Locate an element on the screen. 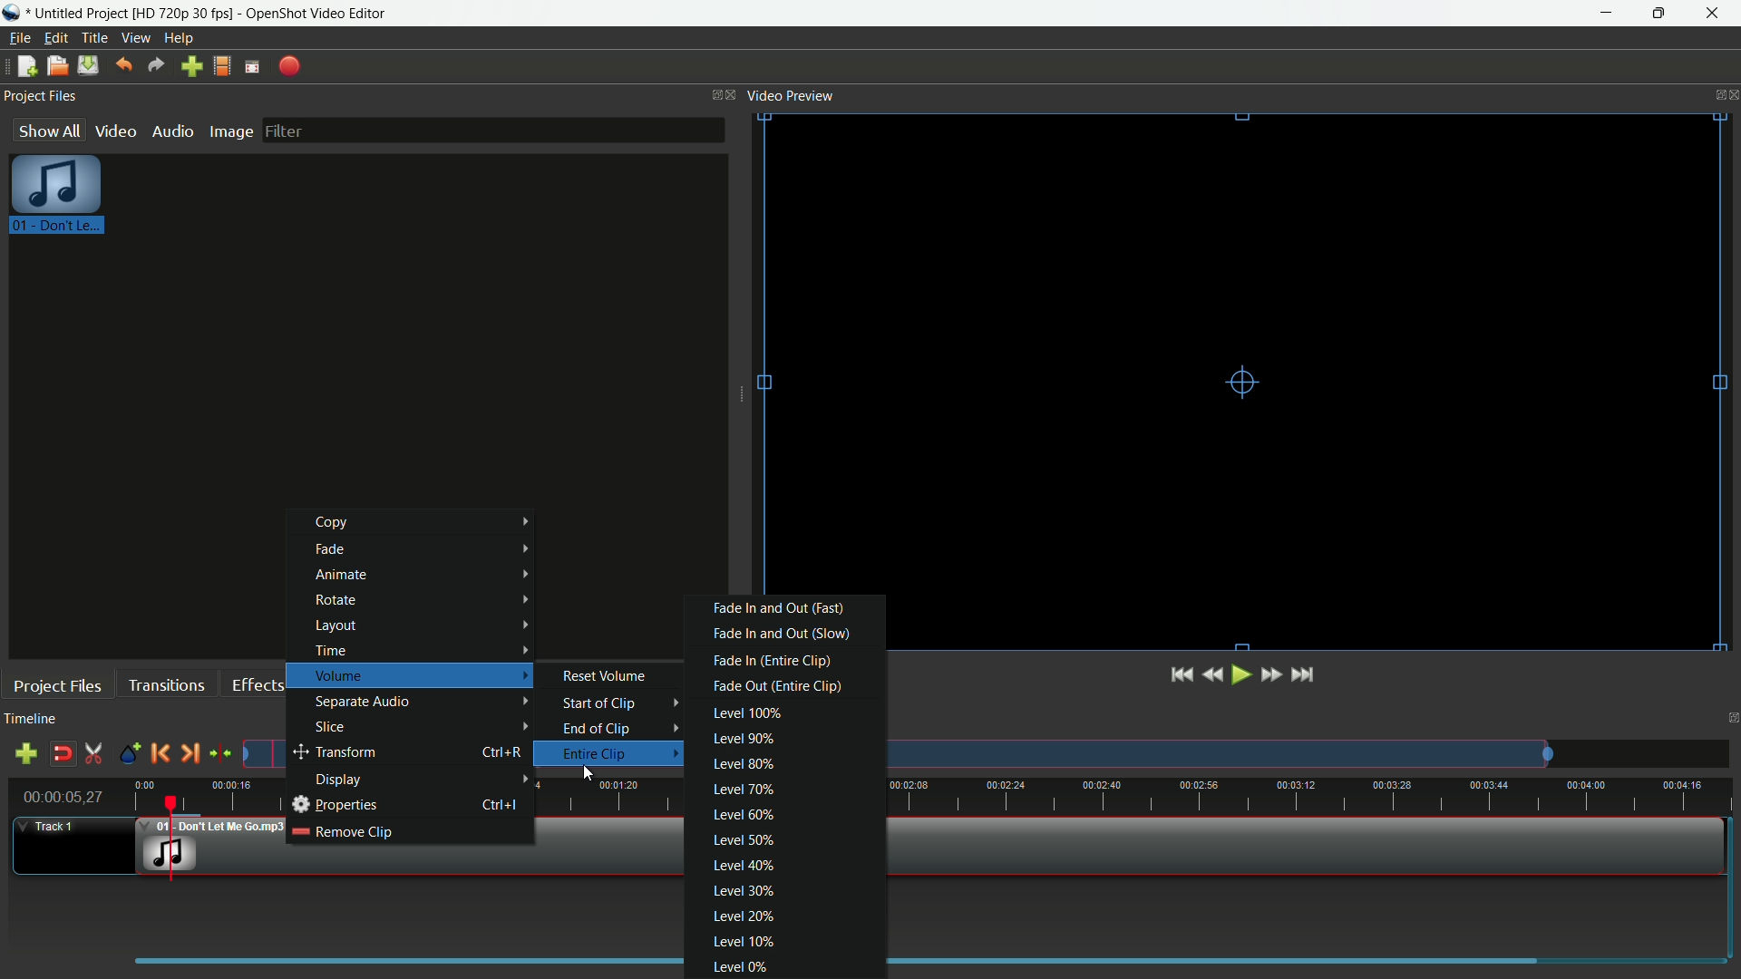 This screenshot has height=979, width=1741. slice is located at coordinates (423, 728).